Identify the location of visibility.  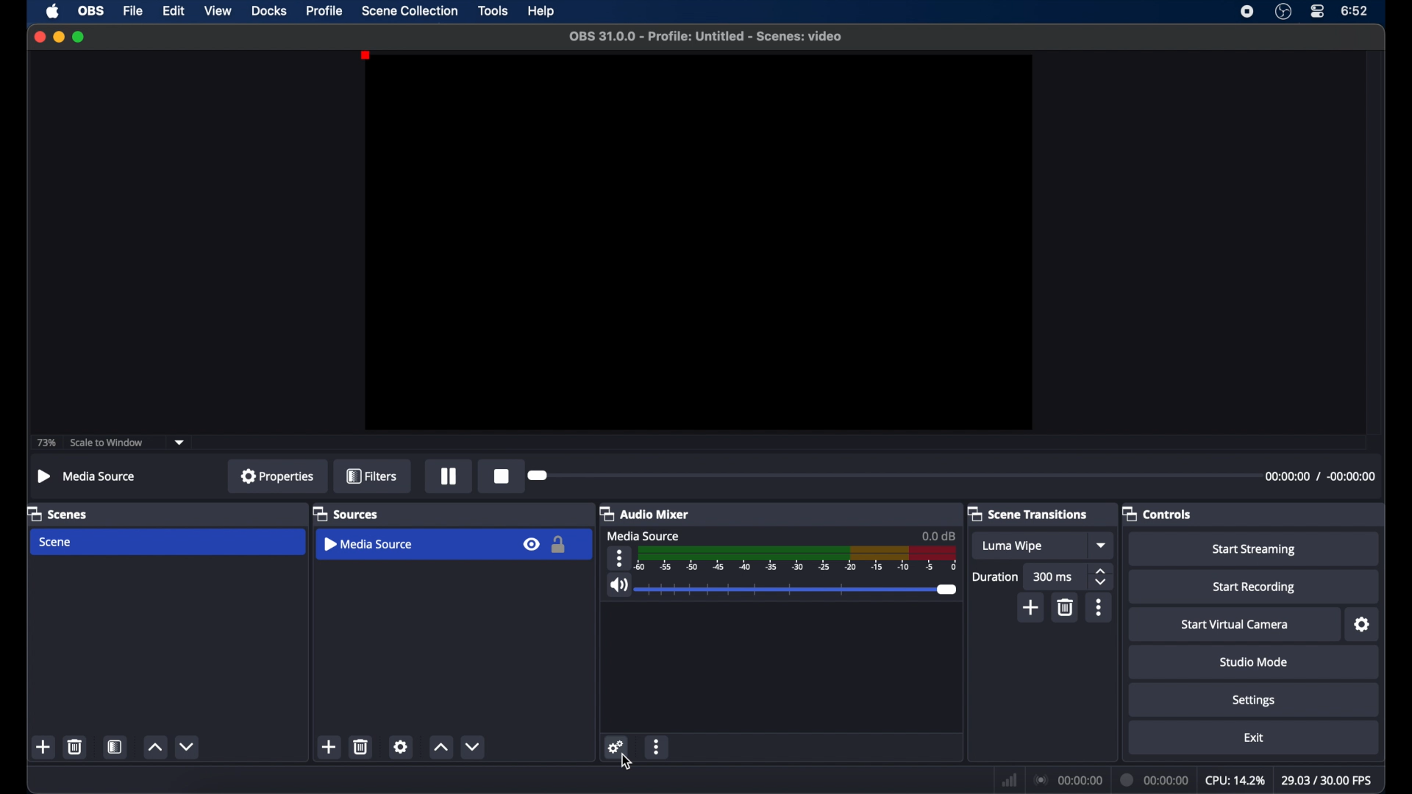
(530, 544).